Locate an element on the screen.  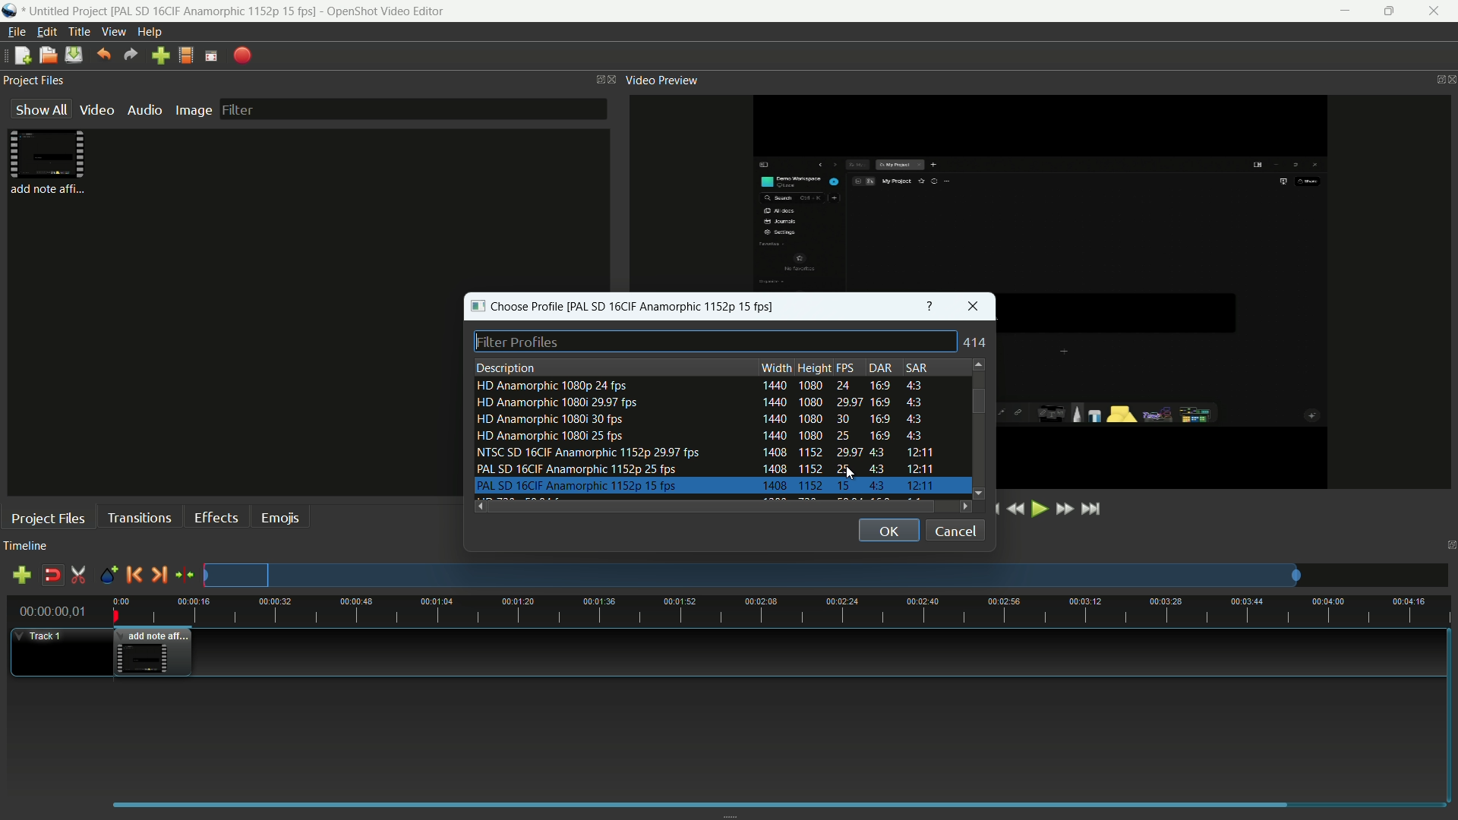
view menu is located at coordinates (111, 32).